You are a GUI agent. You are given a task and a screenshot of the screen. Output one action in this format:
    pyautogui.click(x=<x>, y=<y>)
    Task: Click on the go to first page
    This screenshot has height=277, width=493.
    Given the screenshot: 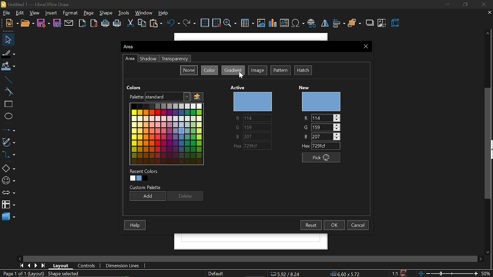 What is the action you would take?
    pyautogui.click(x=22, y=265)
    